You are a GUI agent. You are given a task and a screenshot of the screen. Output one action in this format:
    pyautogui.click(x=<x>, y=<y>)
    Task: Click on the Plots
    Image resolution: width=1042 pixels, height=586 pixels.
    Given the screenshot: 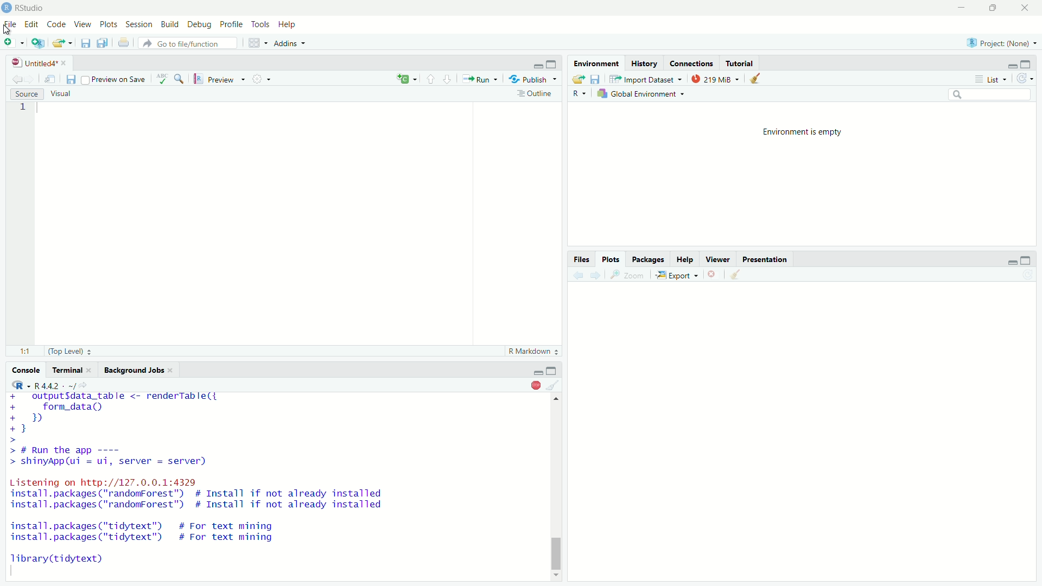 What is the action you would take?
    pyautogui.click(x=109, y=24)
    